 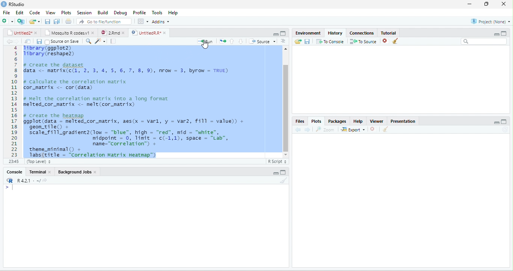 What do you see at coordinates (295, 41) in the screenshot?
I see `send file` at bounding box center [295, 41].